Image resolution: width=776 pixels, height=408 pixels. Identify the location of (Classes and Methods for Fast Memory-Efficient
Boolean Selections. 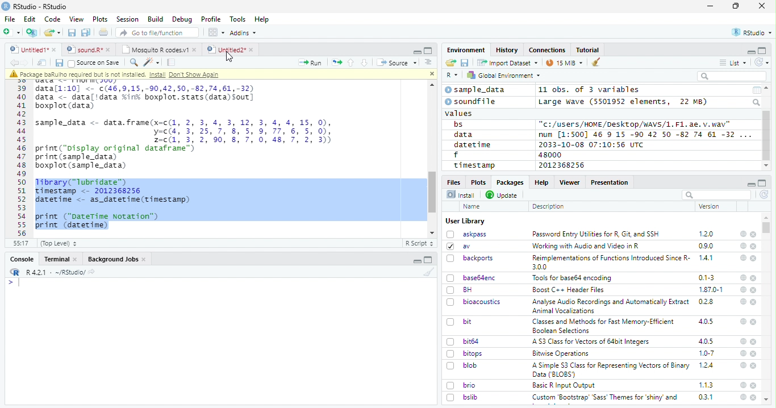
(604, 326).